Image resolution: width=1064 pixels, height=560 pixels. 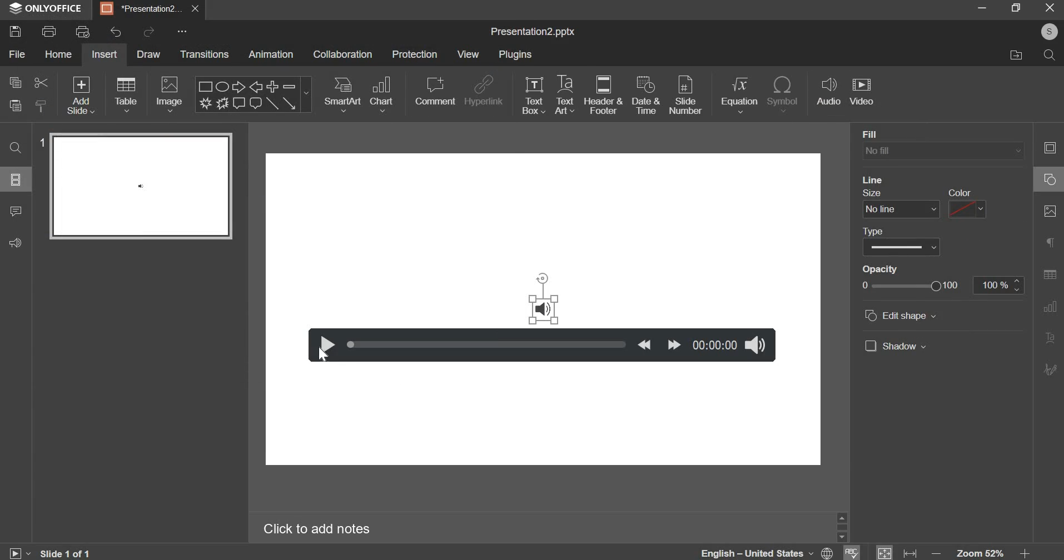 I want to click on save, so click(x=19, y=29).